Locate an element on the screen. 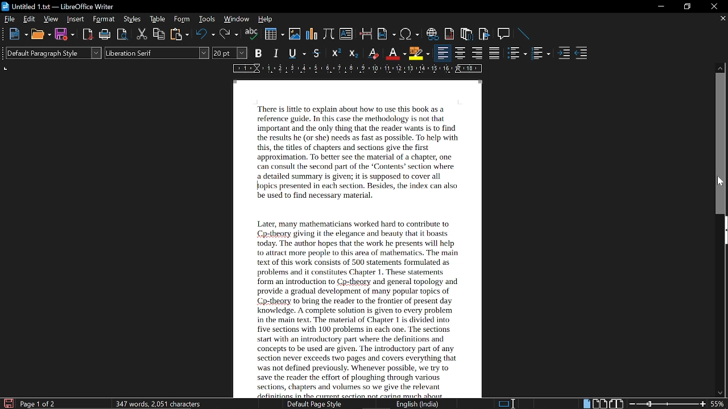 The width and height of the screenshot is (728, 409). form is located at coordinates (183, 20).